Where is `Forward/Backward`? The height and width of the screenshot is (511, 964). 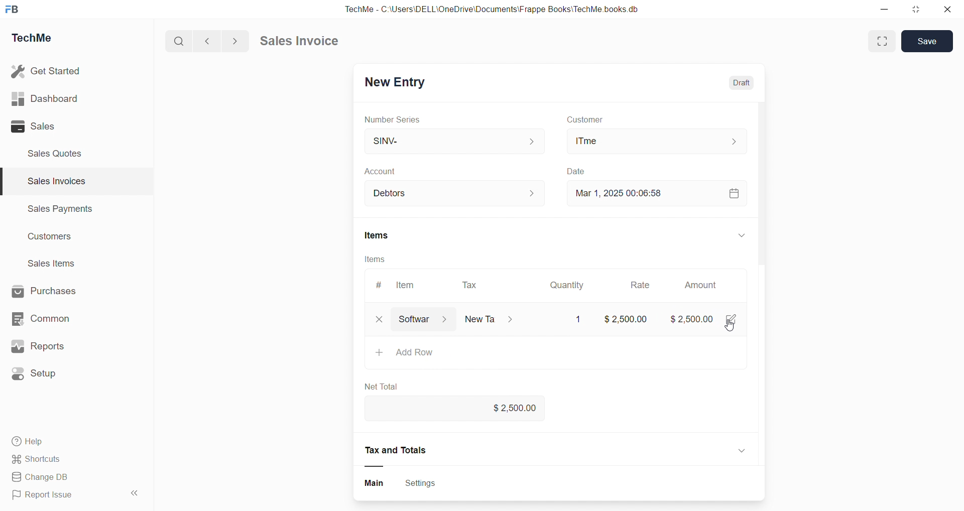
Forward/Backward is located at coordinates (222, 40).